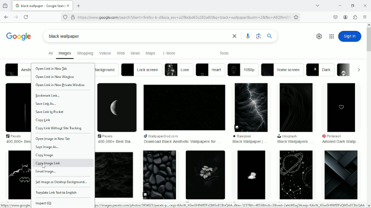  I want to click on search by voice, so click(248, 36).